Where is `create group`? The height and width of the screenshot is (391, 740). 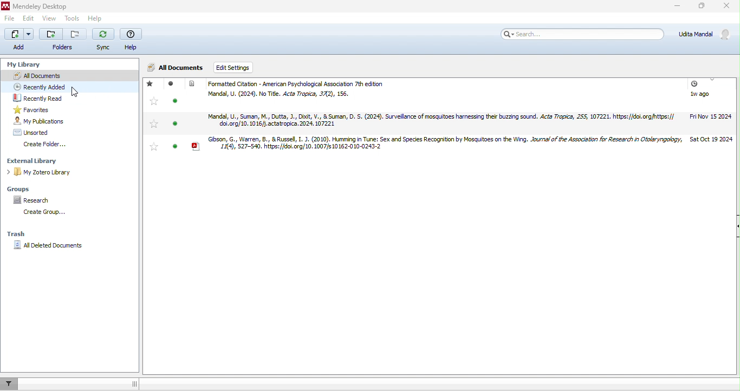 create group is located at coordinates (52, 214).